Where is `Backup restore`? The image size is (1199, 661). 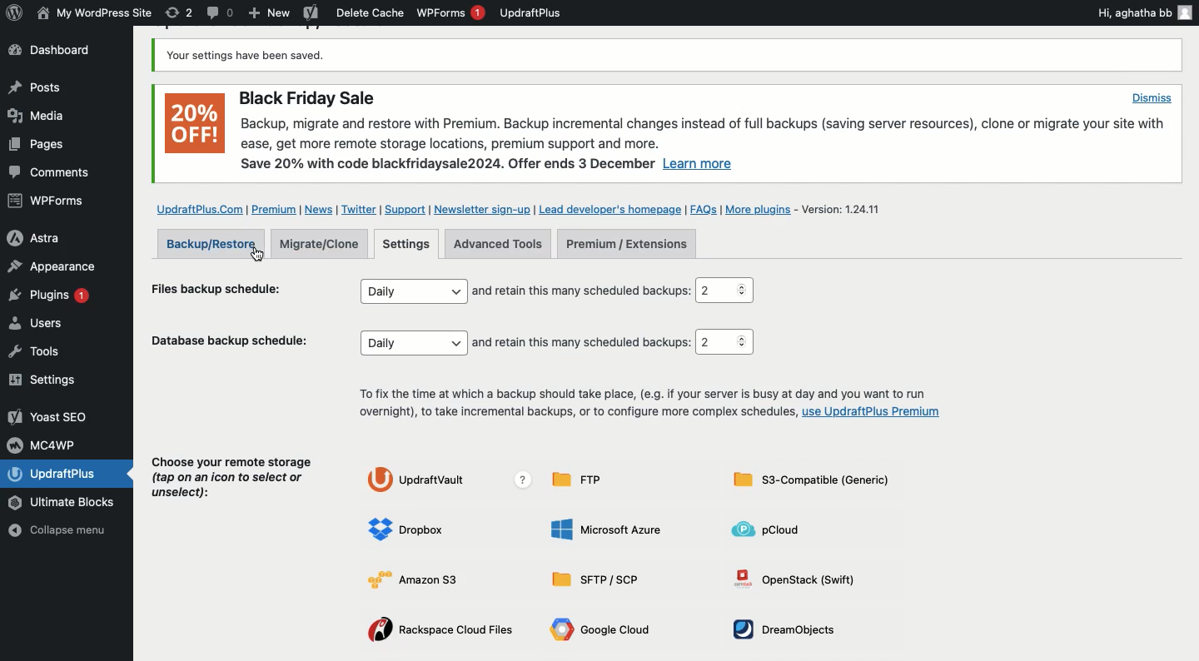
Backup restore is located at coordinates (211, 243).